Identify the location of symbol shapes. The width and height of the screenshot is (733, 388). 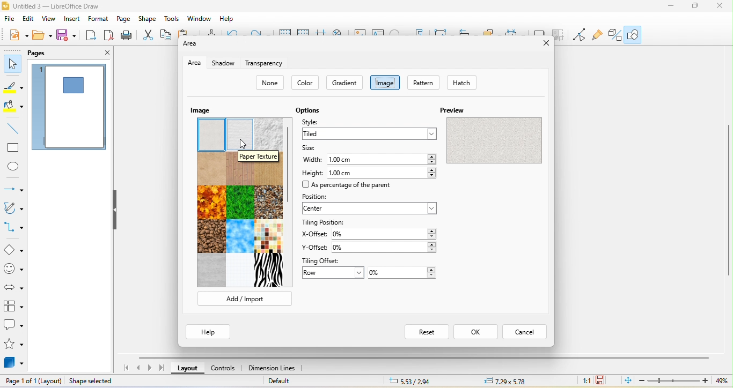
(12, 268).